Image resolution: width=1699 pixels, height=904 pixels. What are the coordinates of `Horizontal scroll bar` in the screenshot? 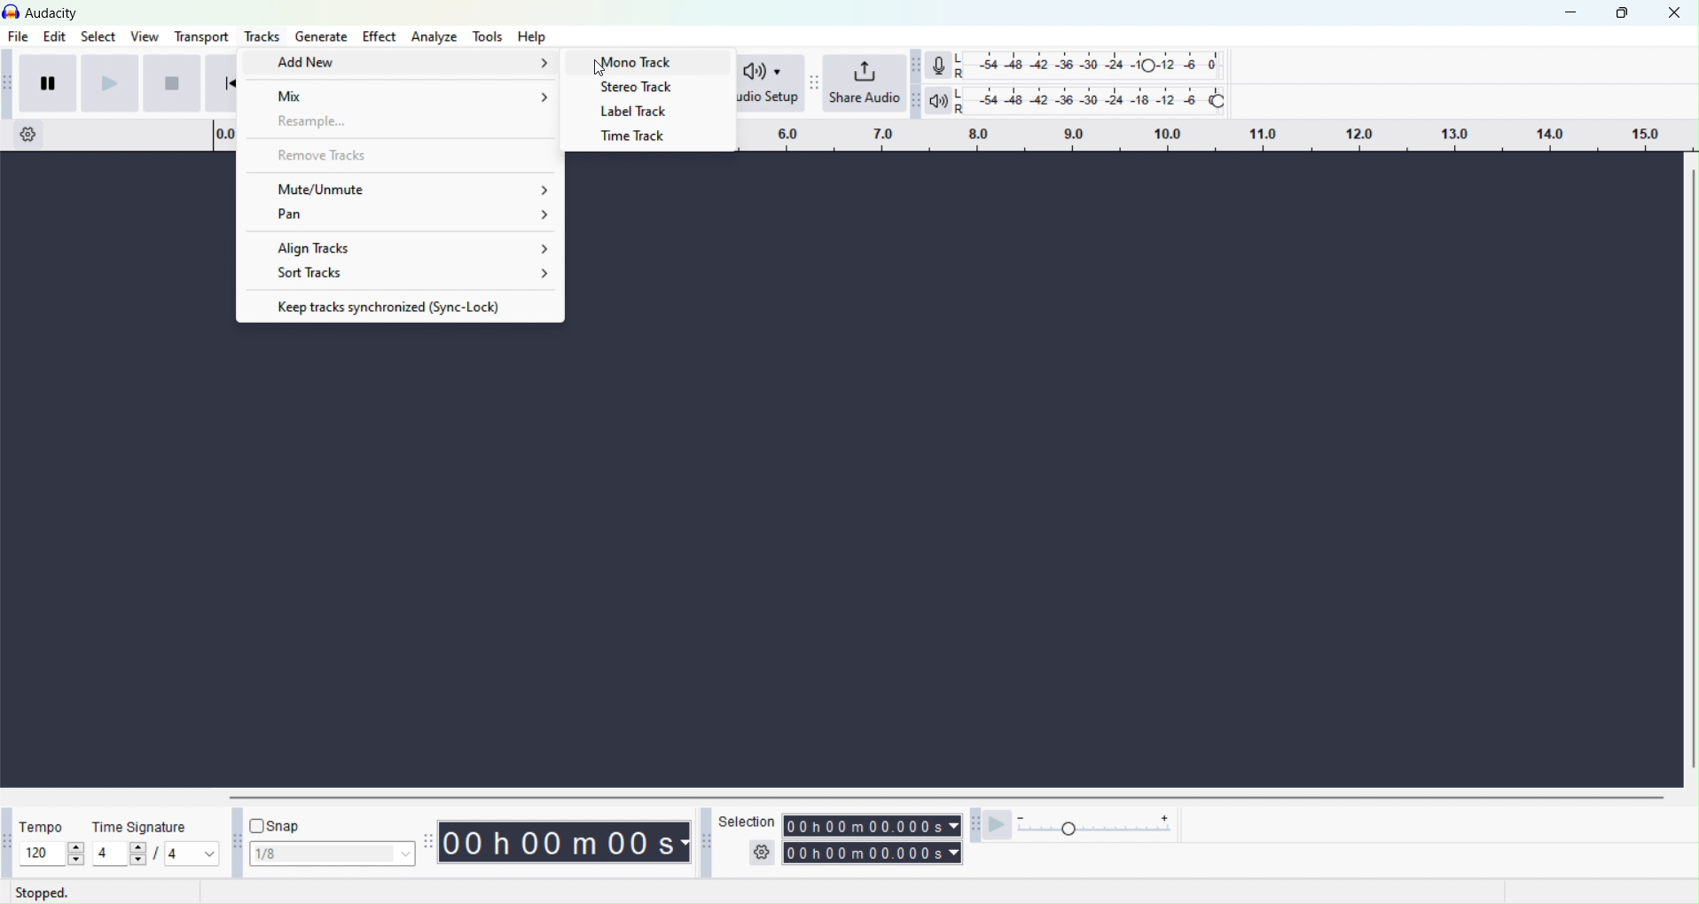 It's located at (1688, 470).